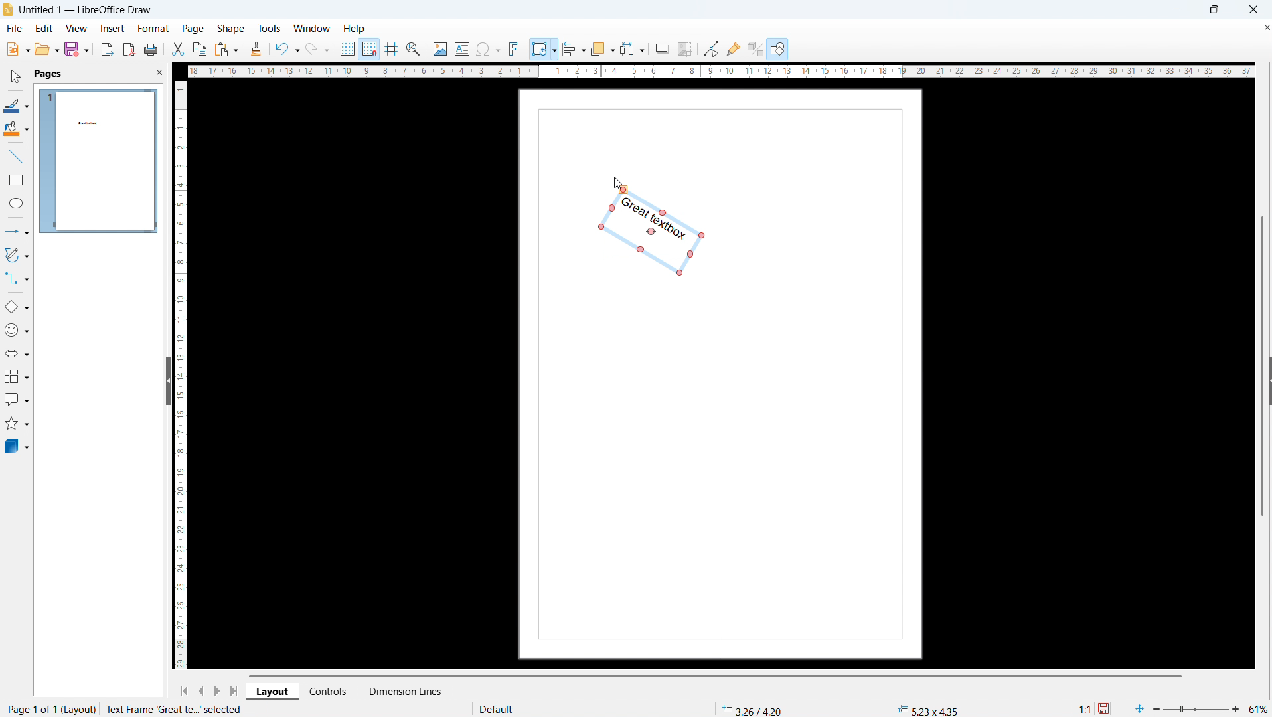 The image size is (1272, 717). I want to click on shape, so click(230, 29).